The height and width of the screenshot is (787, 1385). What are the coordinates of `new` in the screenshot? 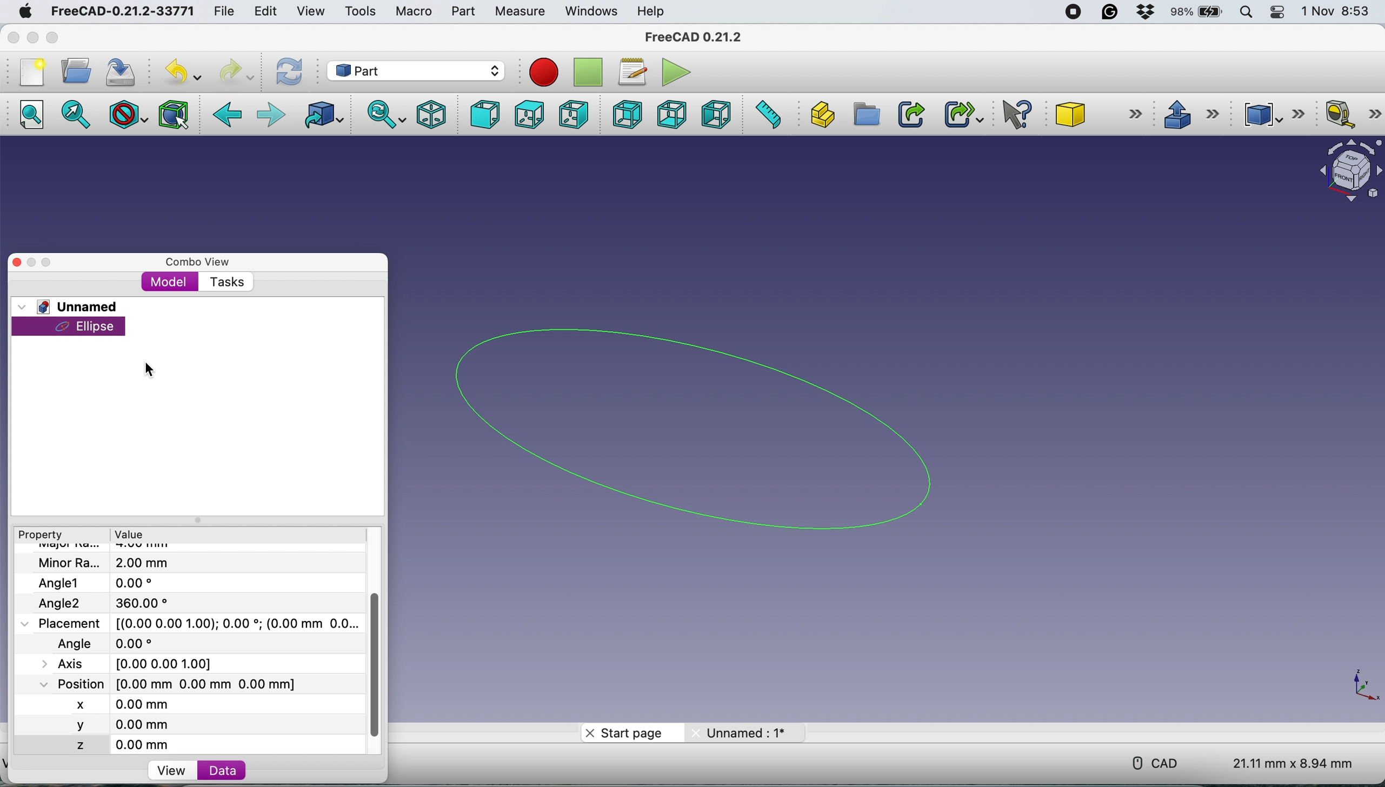 It's located at (32, 72).